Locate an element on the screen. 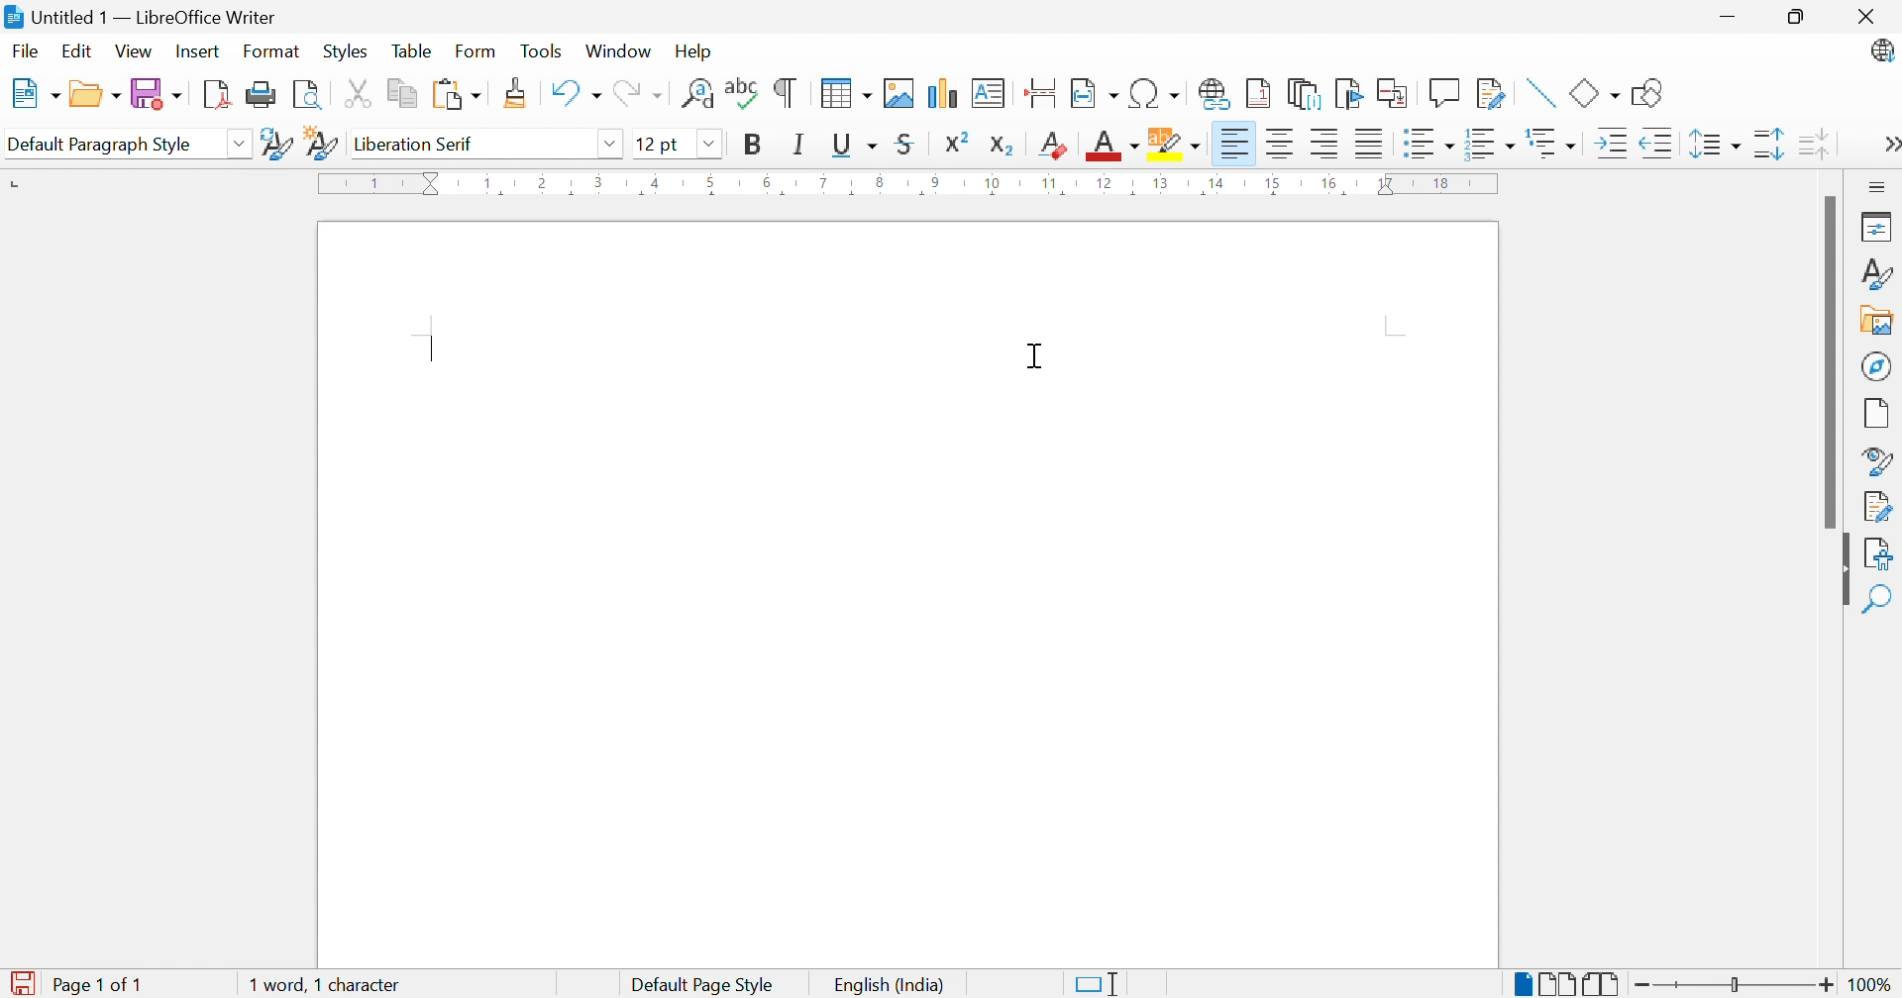 The image size is (1902, 998). Restore Down is located at coordinates (1797, 14).